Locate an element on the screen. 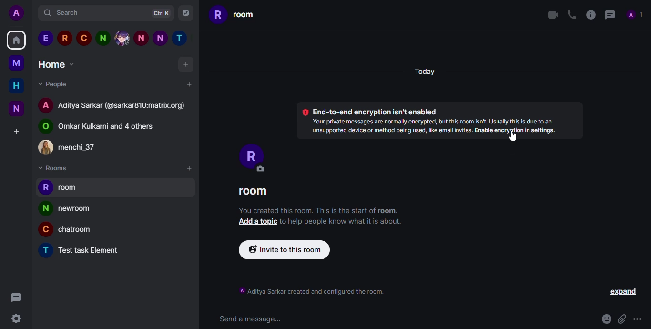  navigator is located at coordinates (186, 13).